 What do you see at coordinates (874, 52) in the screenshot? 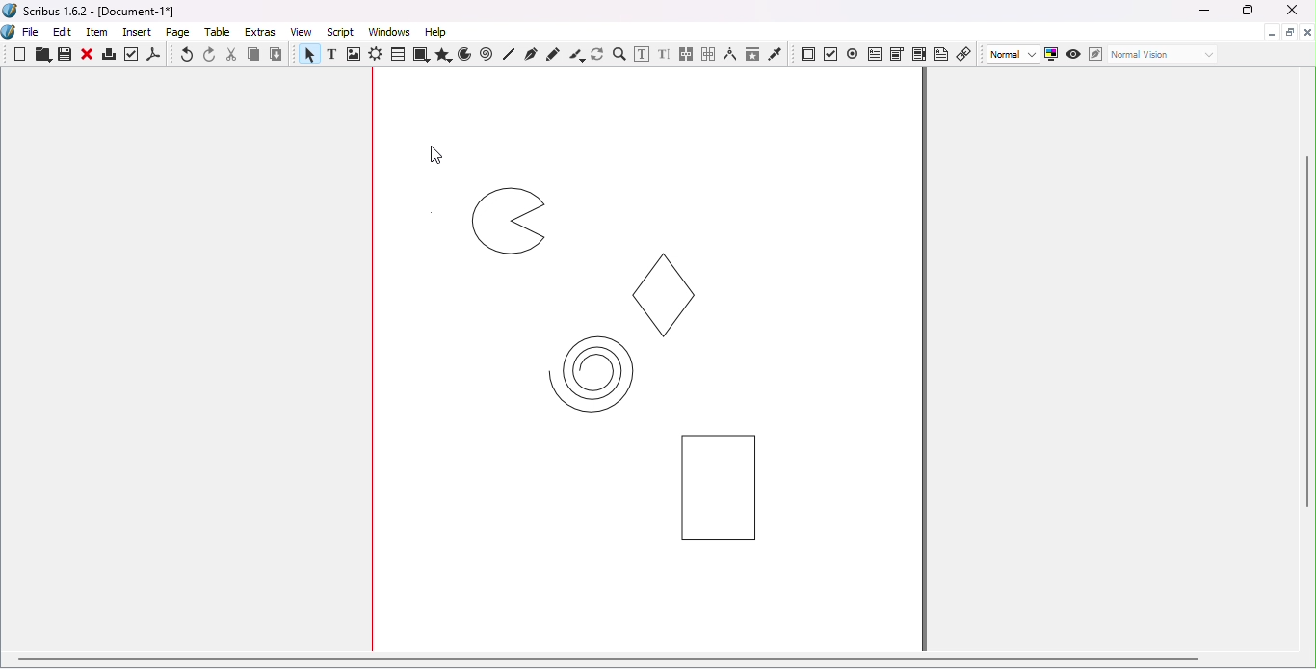
I see `PDF text field` at bounding box center [874, 52].